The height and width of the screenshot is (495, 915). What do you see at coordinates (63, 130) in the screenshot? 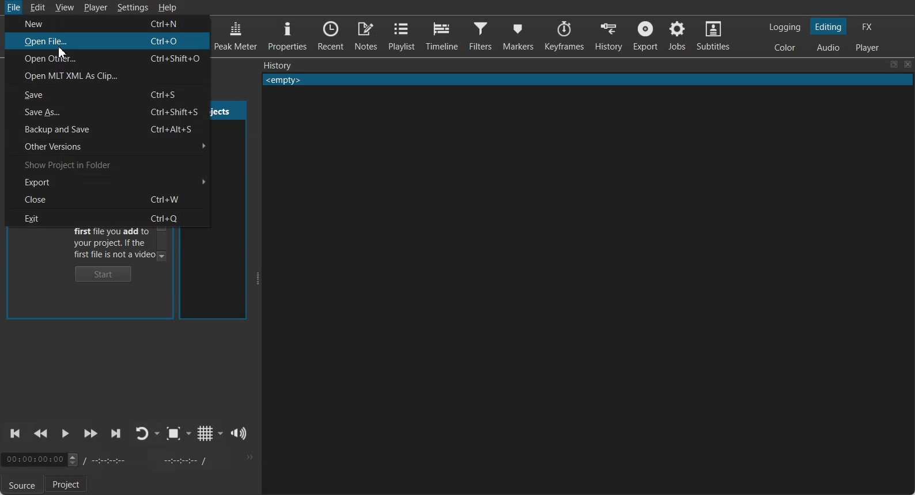
I see `Backup and Save` at bounding box center [63, 130].